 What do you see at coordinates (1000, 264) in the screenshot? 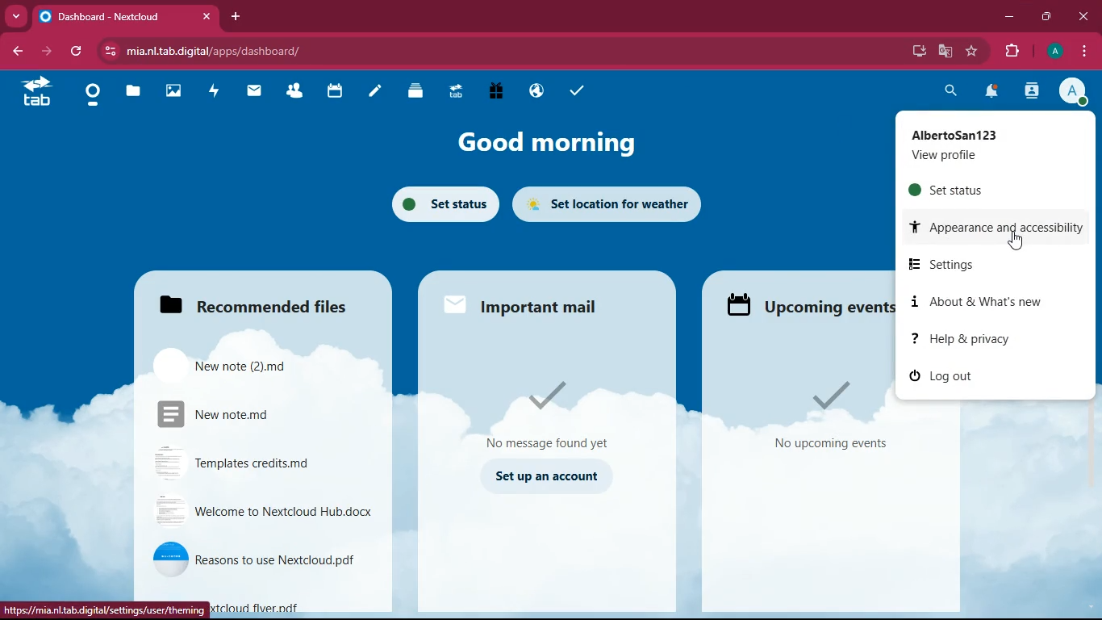
I see `settings` at bounding box center [1000, 264].